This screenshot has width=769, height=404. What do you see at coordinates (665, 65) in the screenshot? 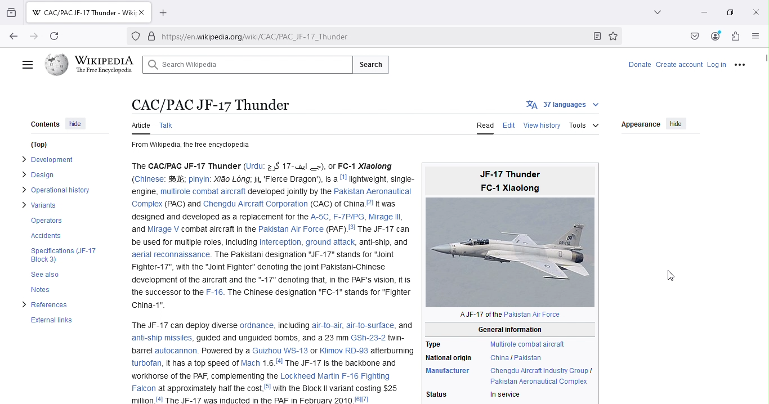
I see `create` at bounding box center [665, 65].